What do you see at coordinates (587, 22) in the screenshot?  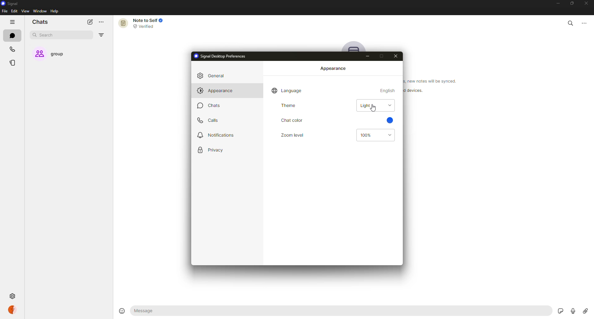 I see `more` at bounding box center [587, 22].